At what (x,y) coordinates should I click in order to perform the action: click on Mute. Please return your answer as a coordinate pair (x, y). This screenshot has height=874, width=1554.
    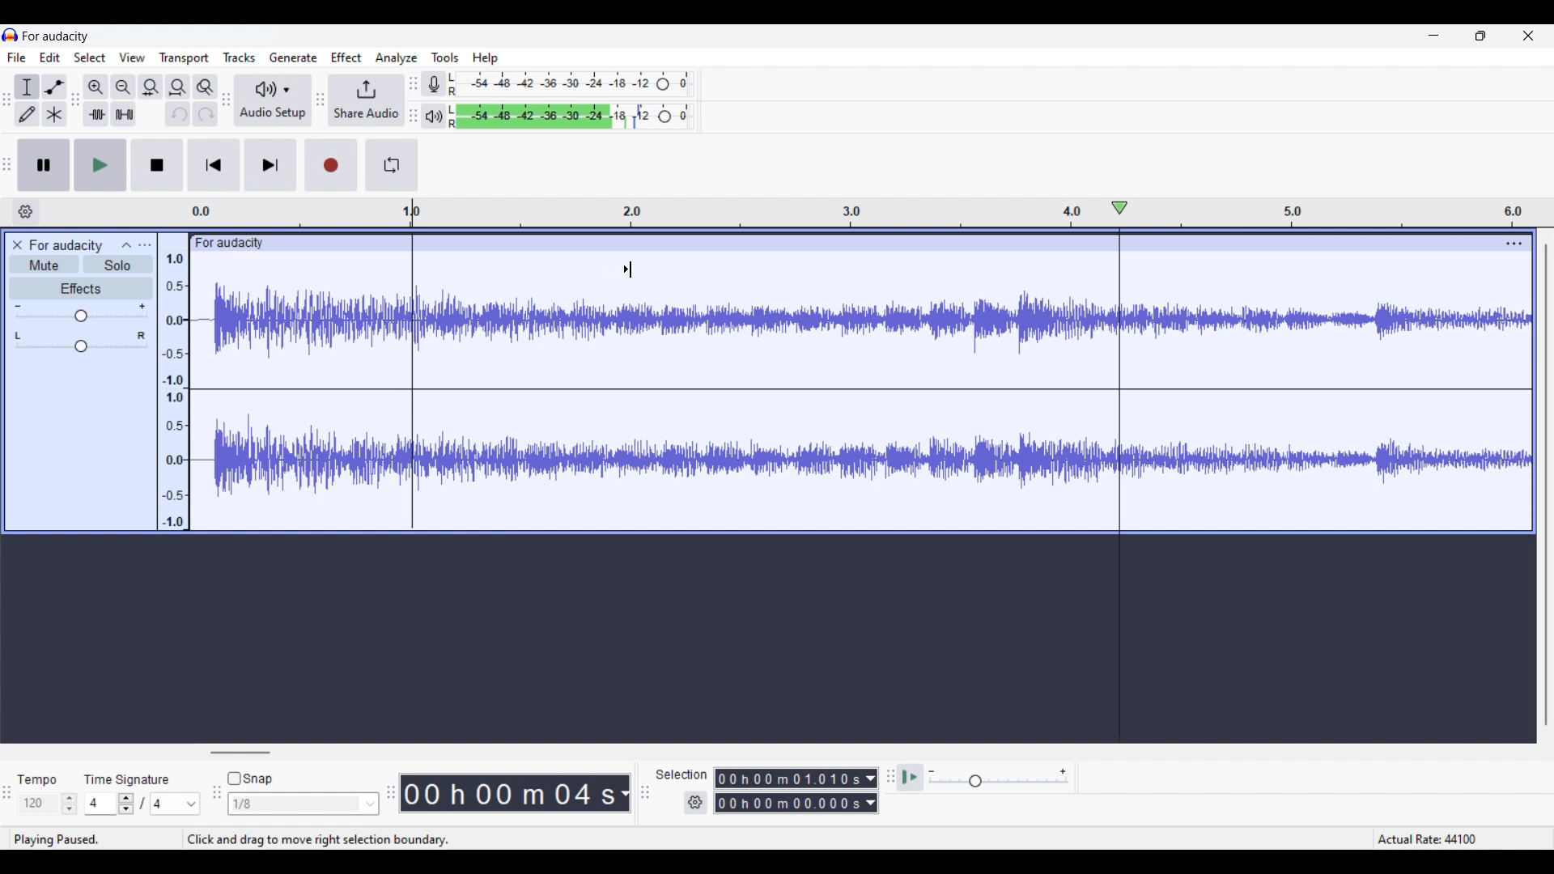
    Looking at the image, I should click on (43, 265).